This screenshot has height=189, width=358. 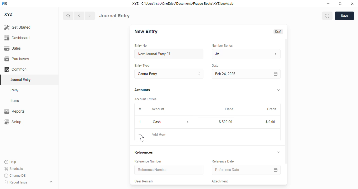 What do you see at coordinates (142, 139) in the screenshot?
I see `cursor` at bounding box center [142, 139].